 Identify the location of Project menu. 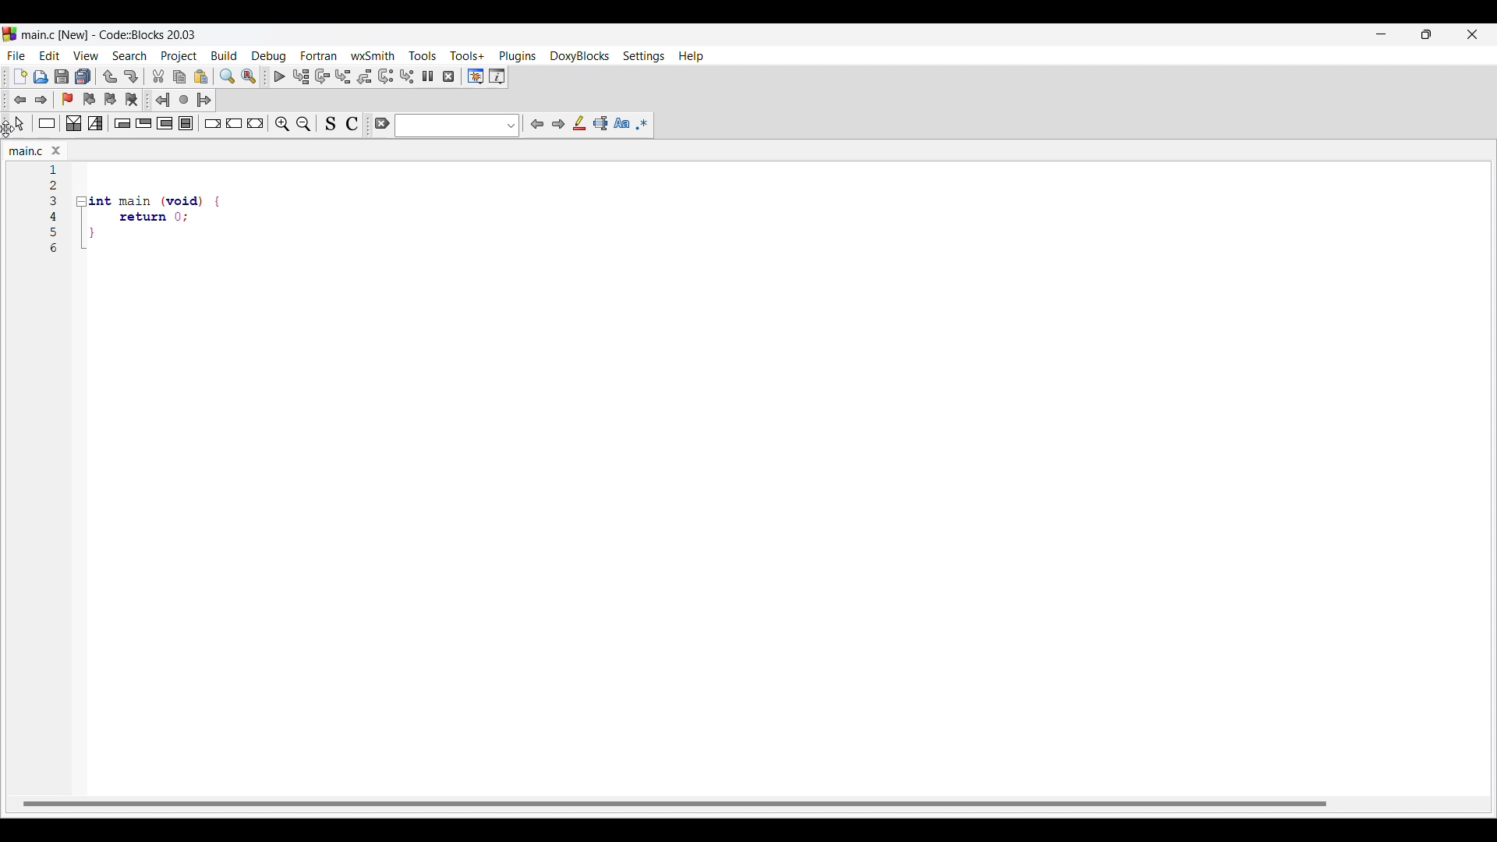
(179, 56).